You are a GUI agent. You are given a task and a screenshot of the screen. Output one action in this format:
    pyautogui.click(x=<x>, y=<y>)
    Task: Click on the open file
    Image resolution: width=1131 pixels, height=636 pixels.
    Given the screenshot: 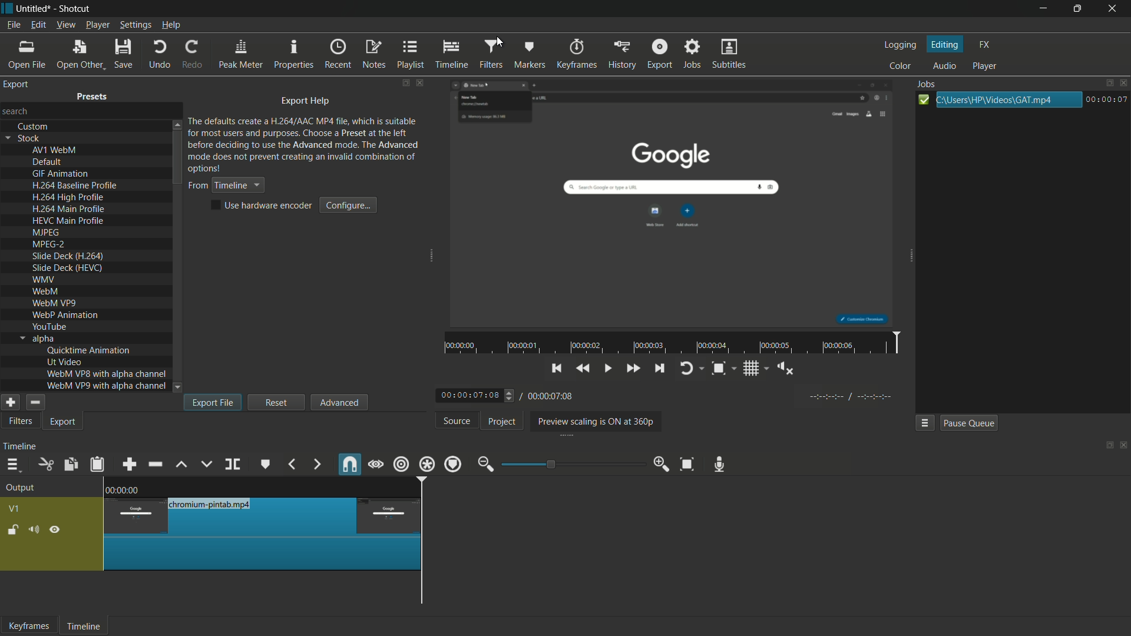 What is the action you would take?
    pyautogui.click(x=25, y=54)
    